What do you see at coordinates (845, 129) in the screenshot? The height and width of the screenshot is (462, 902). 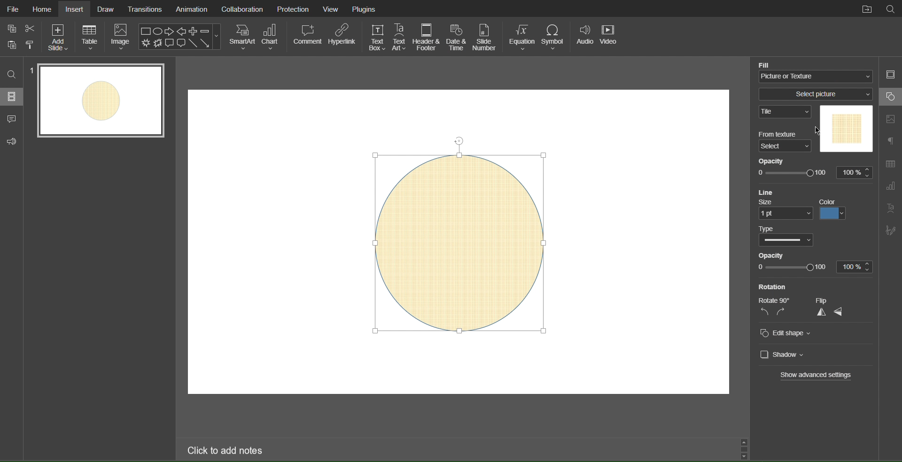 I see `Texture` at bounding box center [845, 129].